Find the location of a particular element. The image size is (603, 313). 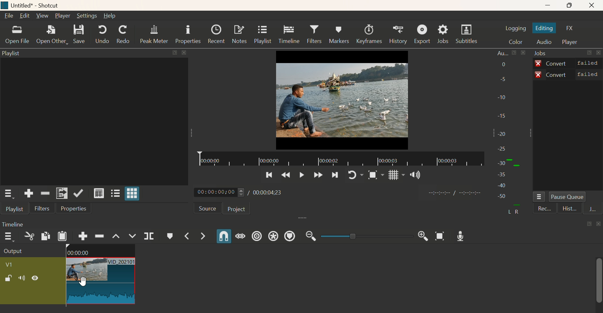

Player is located at coordinates (571, 42).